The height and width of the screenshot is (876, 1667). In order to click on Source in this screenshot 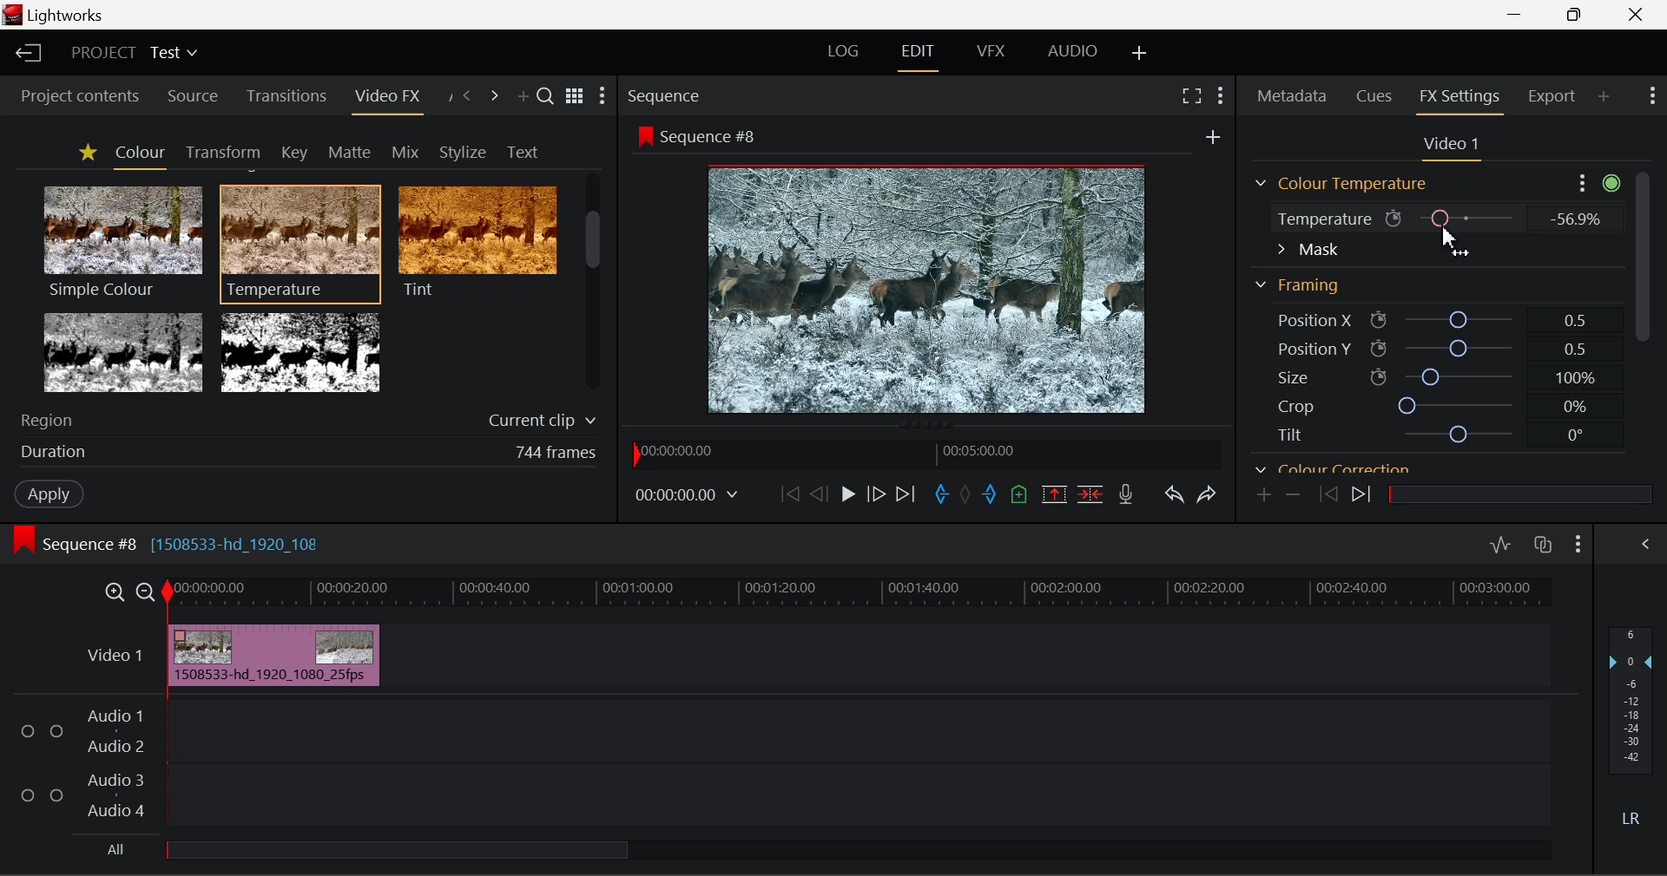, I will do `click(194, 99)`.